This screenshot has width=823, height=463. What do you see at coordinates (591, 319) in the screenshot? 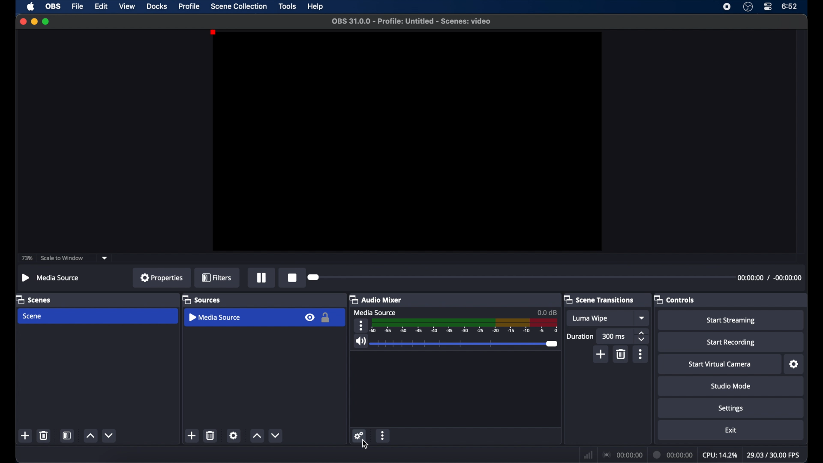
I see `luma` at bounding box center [591, 319].